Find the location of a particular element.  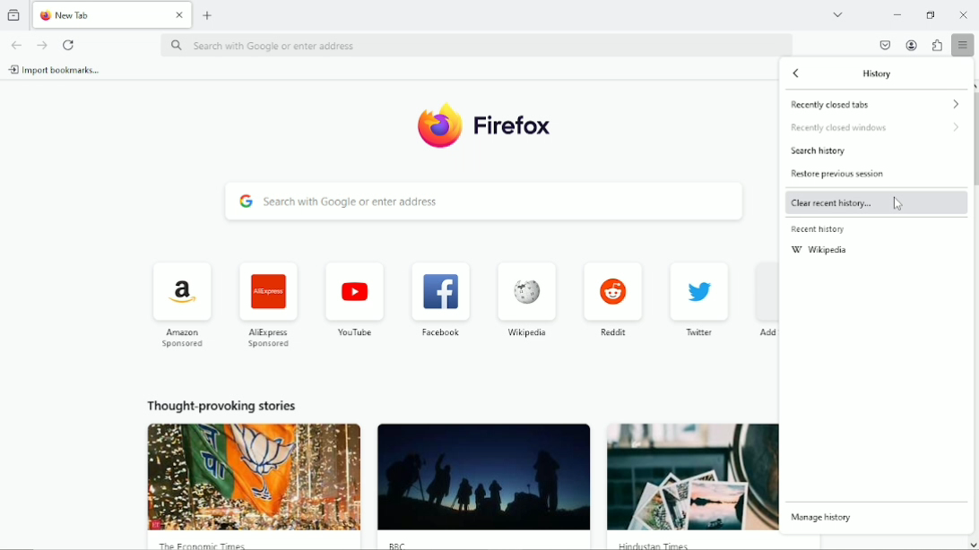

Restore previous session is located at coordinates (839, 173).